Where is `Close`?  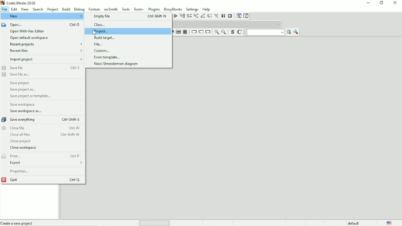
Close is located at coordinates (395, 3).